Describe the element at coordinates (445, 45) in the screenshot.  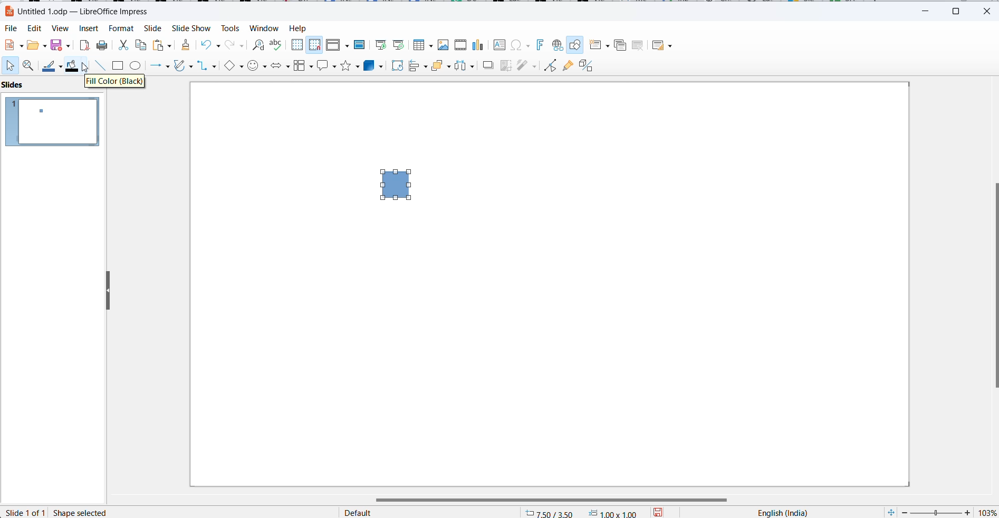
I see `Insert image` at that location.